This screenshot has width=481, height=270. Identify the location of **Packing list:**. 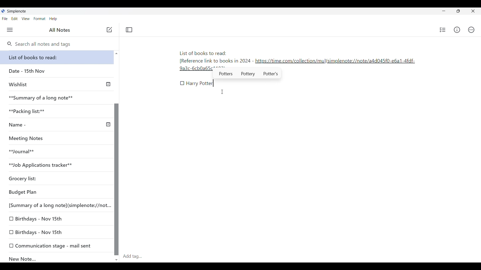
(57, 111).